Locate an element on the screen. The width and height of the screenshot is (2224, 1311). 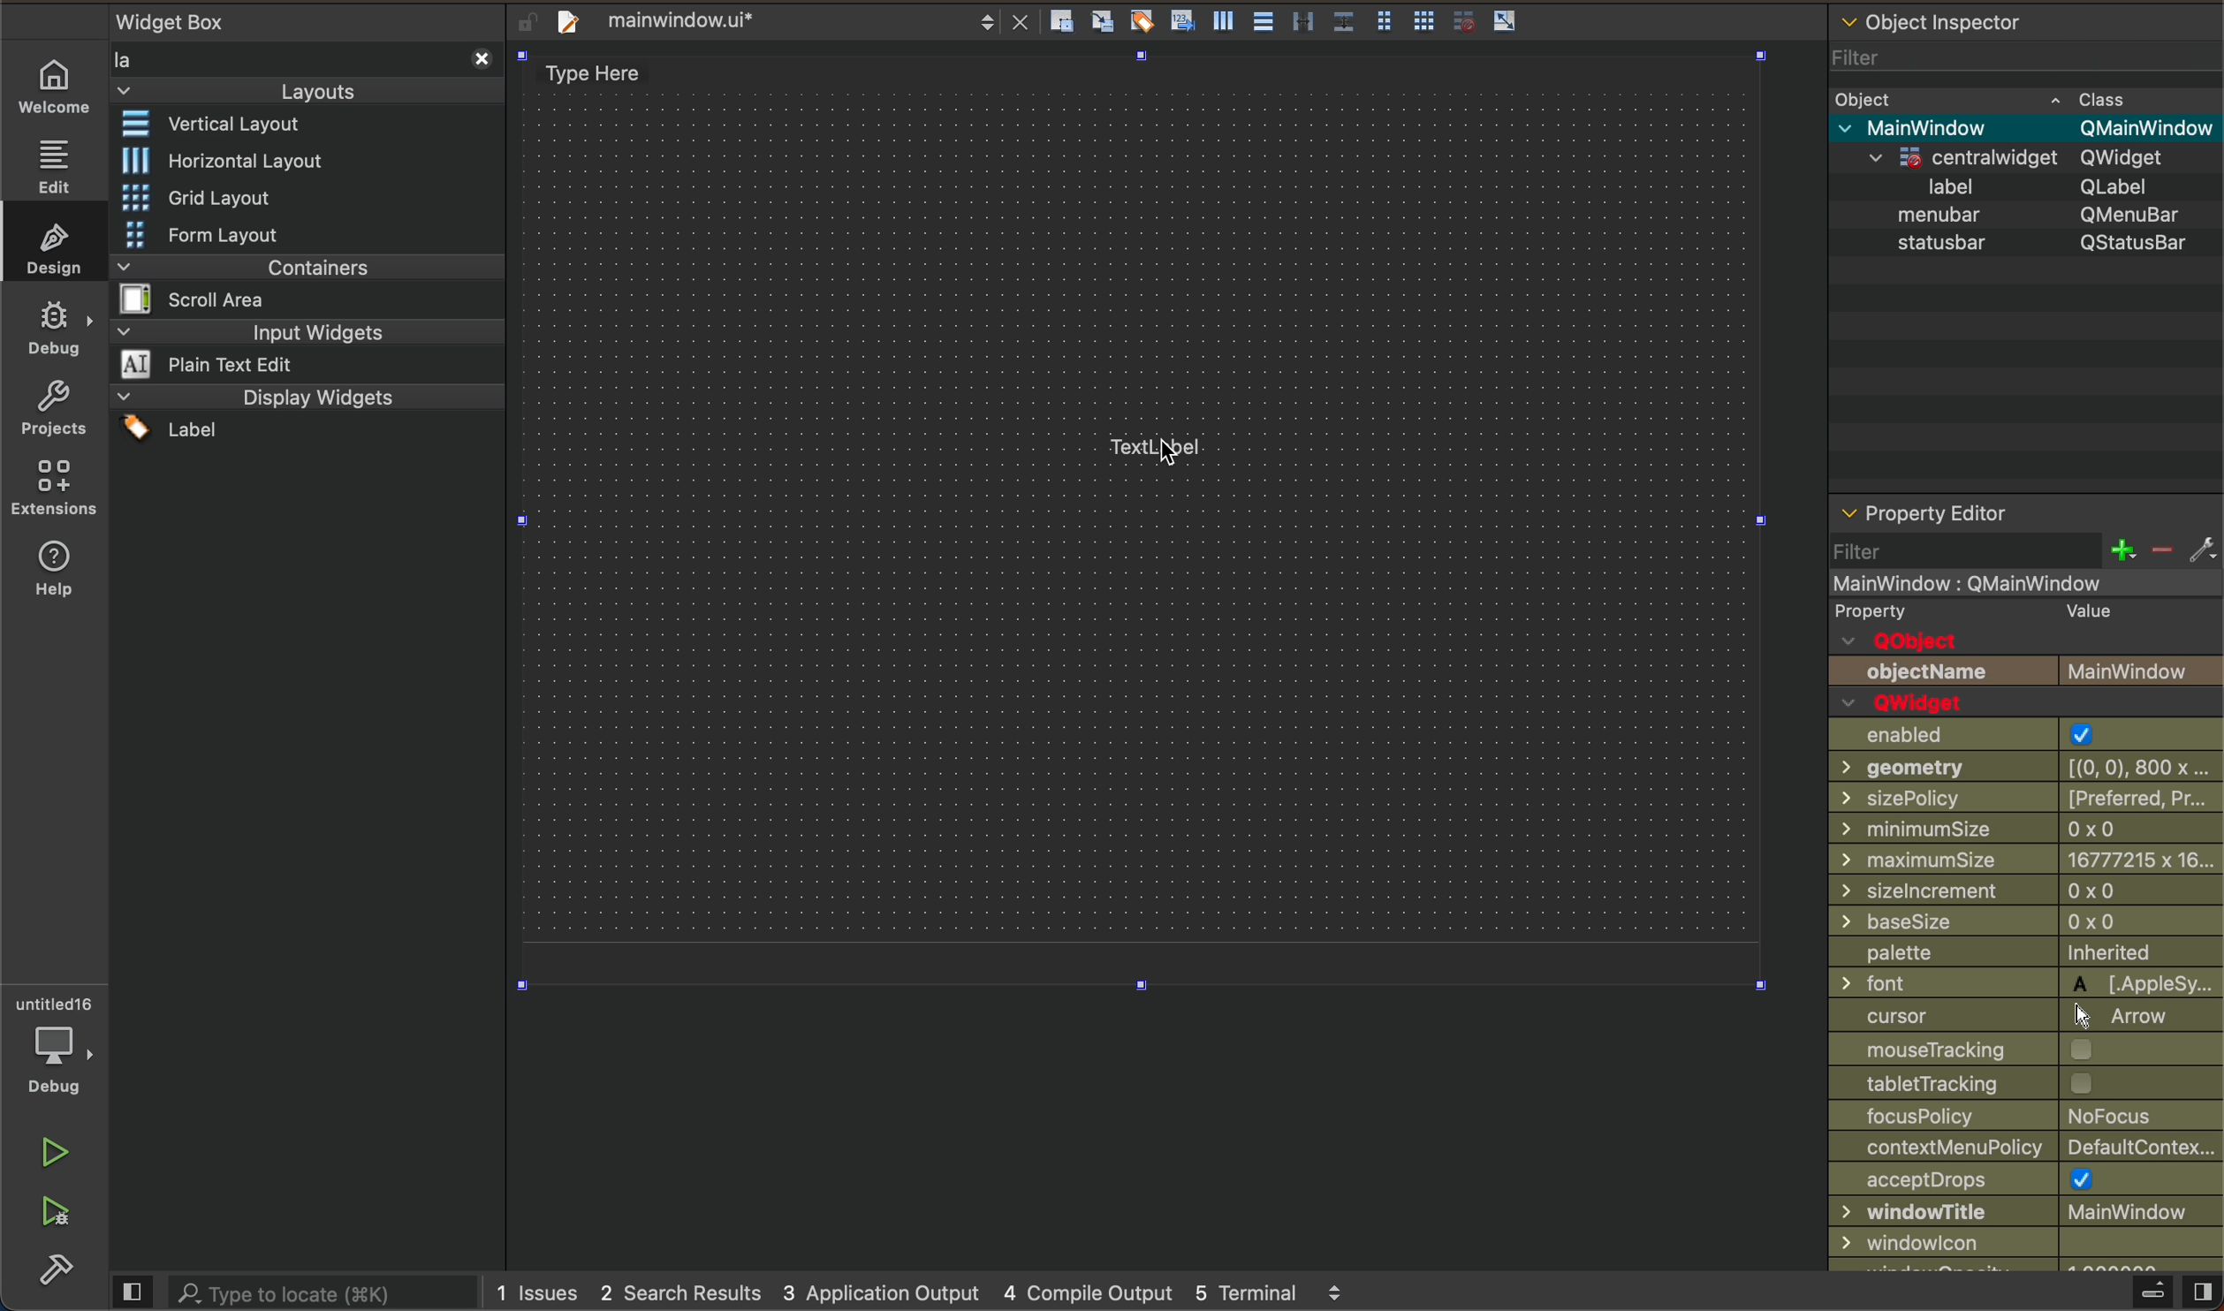
input widgets is located at coordinates (305, 330).